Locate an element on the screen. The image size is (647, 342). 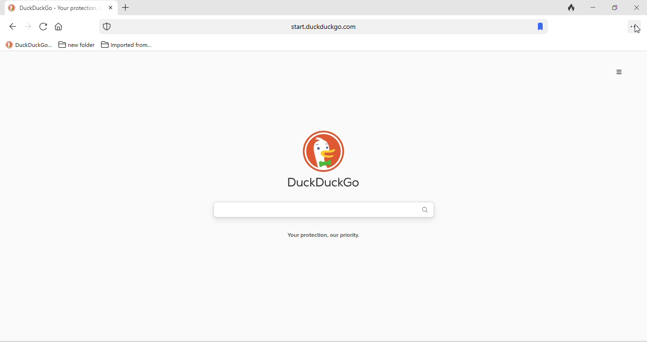
track tab is located at coordinates (572, 7).